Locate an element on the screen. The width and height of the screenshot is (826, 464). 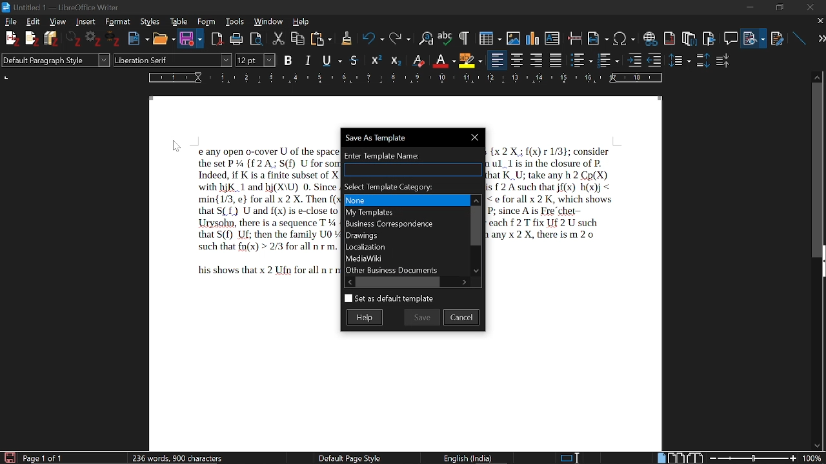
maximize is located at coordinates (779, 6).